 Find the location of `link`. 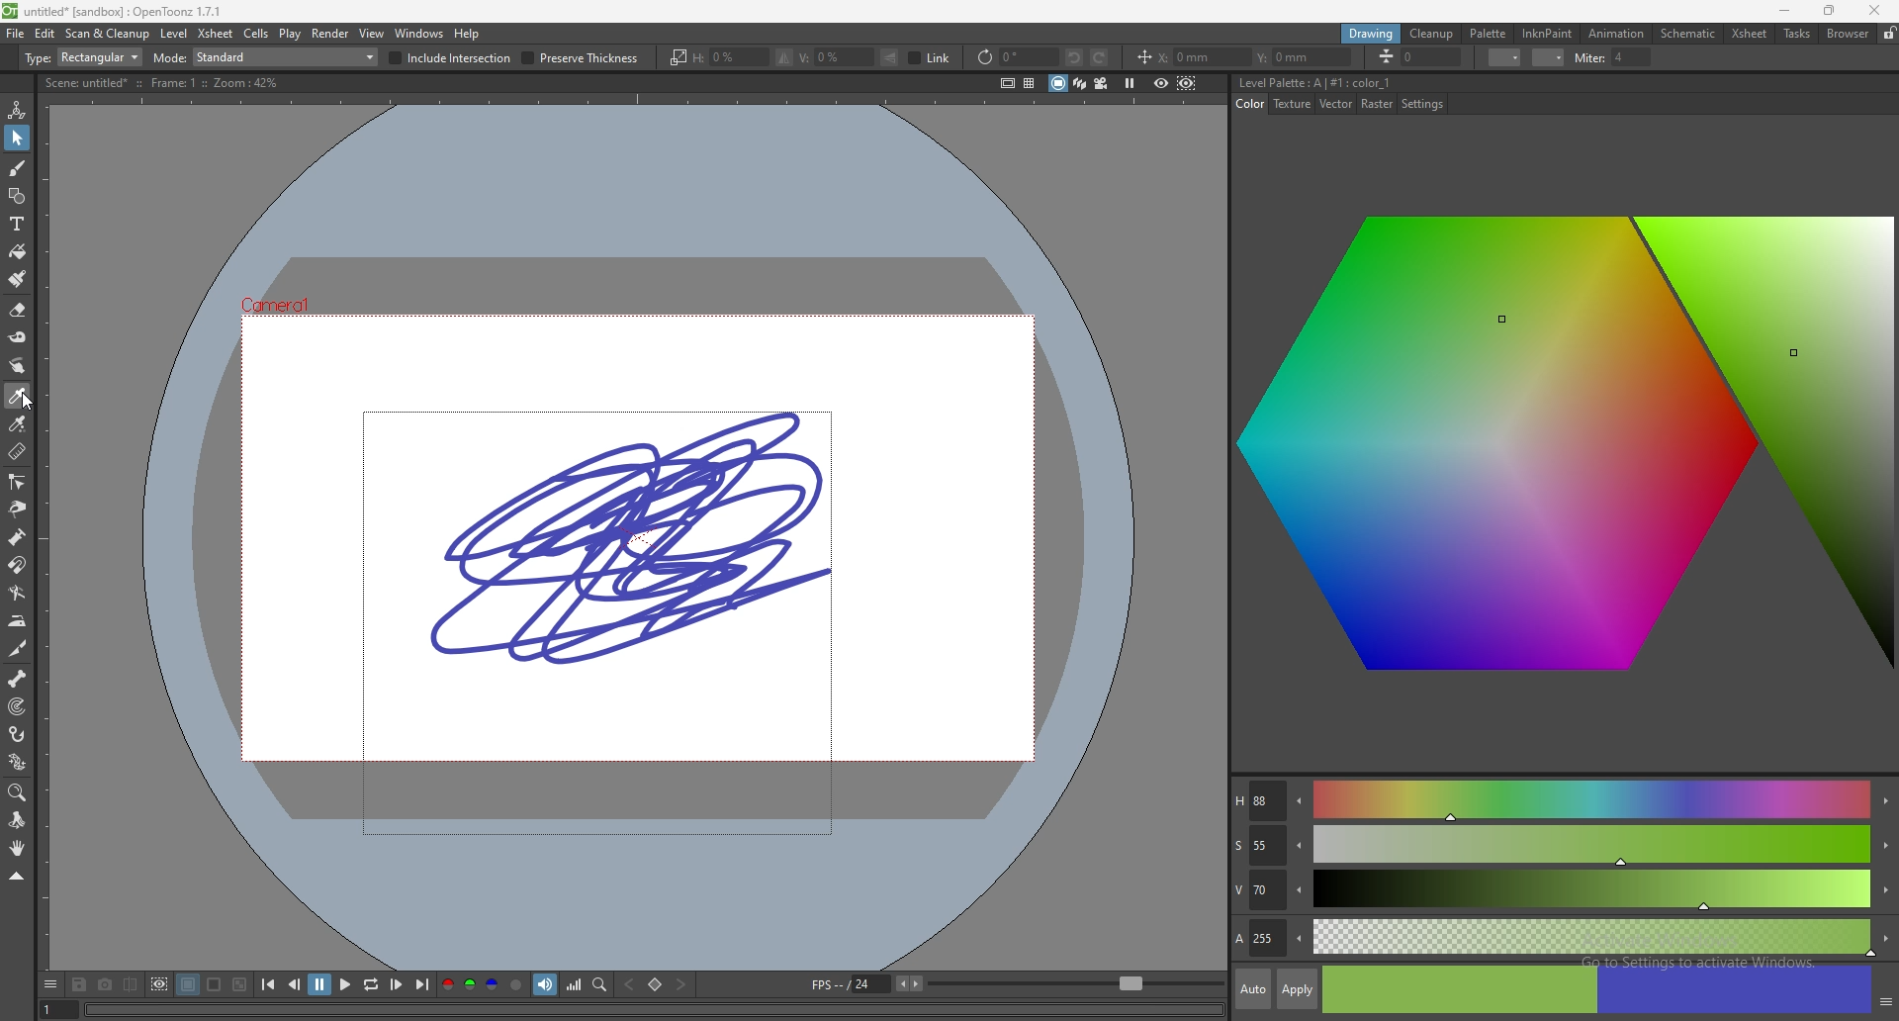

link is located at coordinates (930, 57).